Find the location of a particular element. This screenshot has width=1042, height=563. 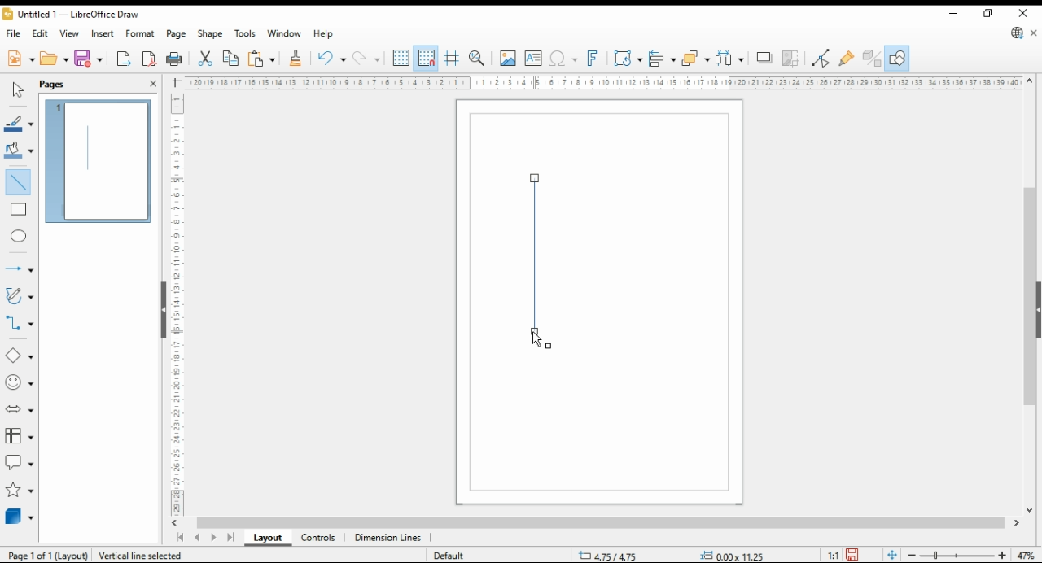

screen size is located at coordinates (612, 554).